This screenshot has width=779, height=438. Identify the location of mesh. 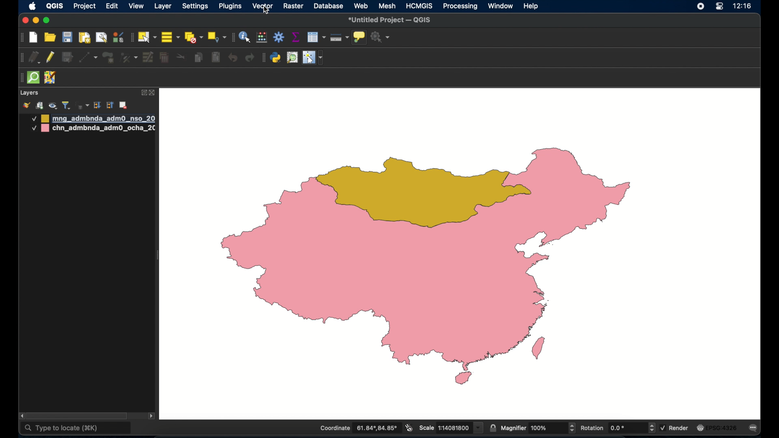
(387, 6).